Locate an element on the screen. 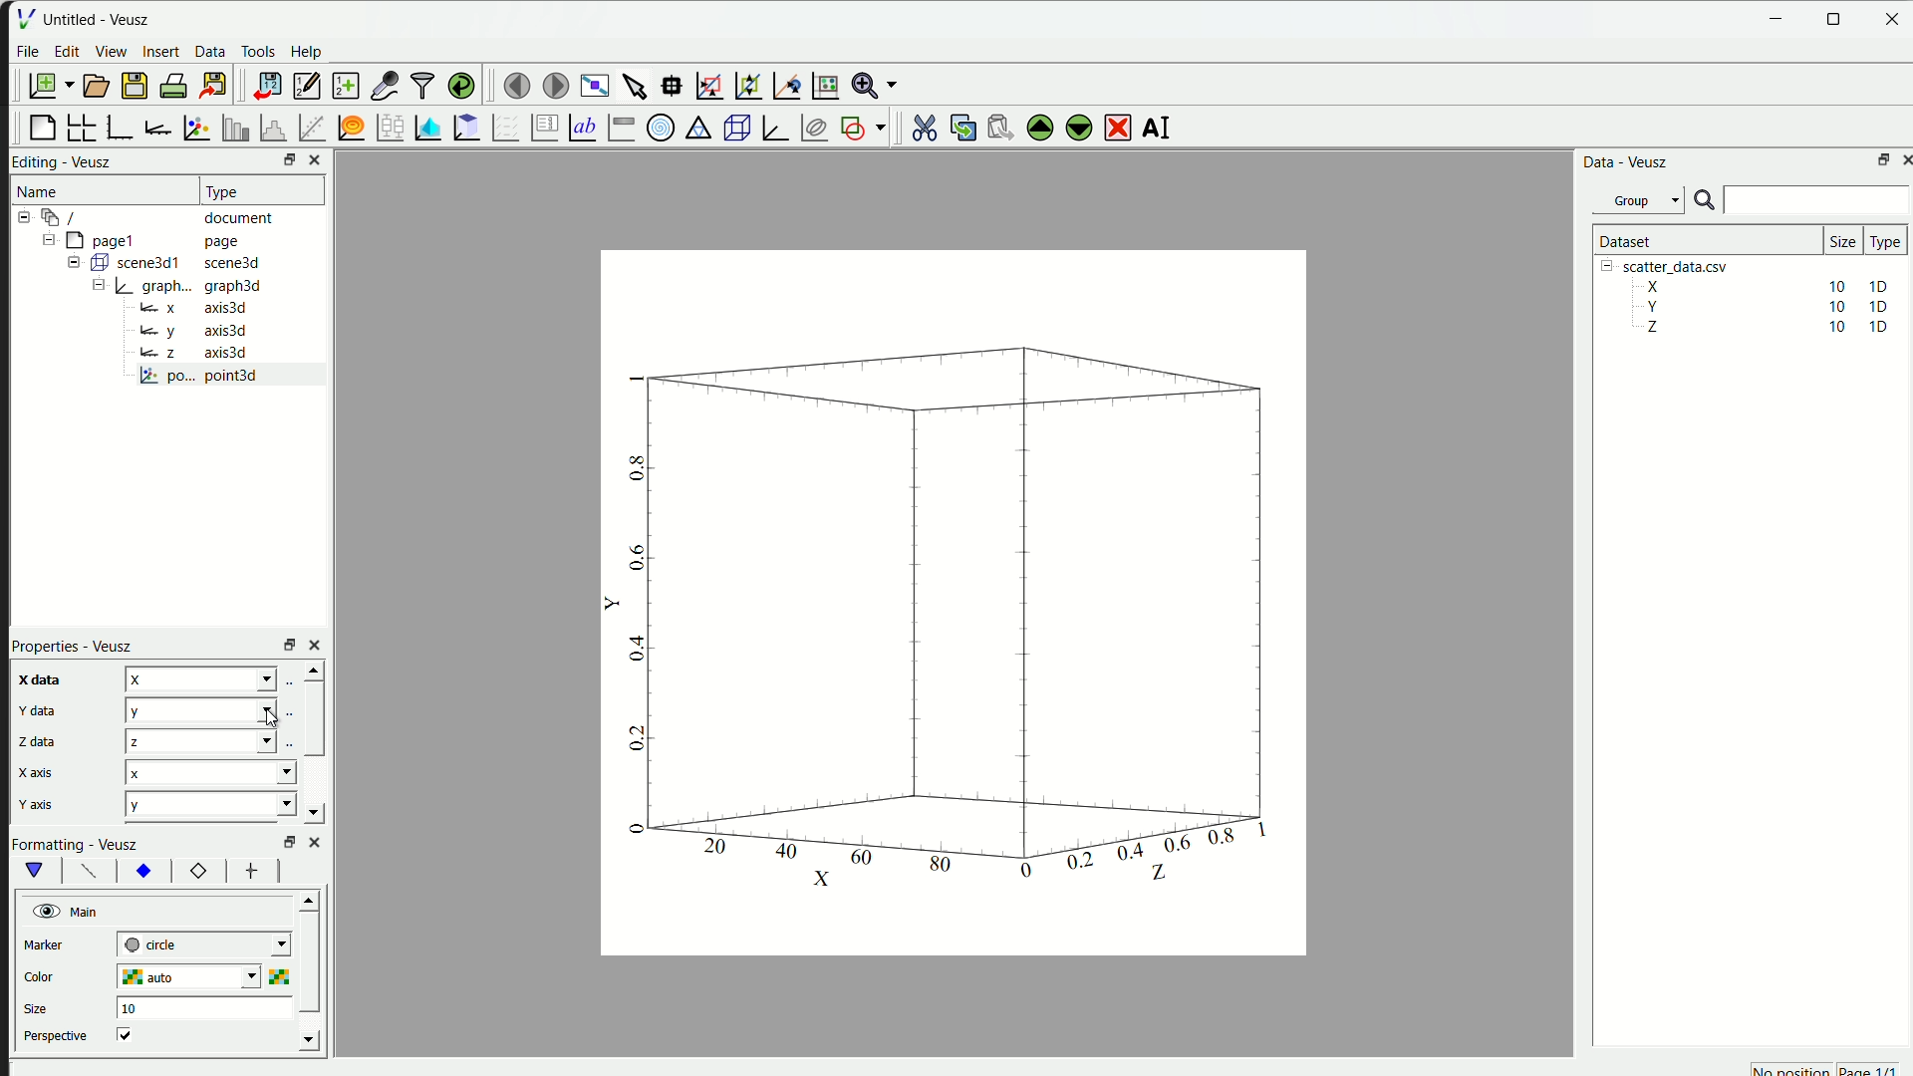 The image size is (1913, 1076). color is located at coordinates (61, 975).